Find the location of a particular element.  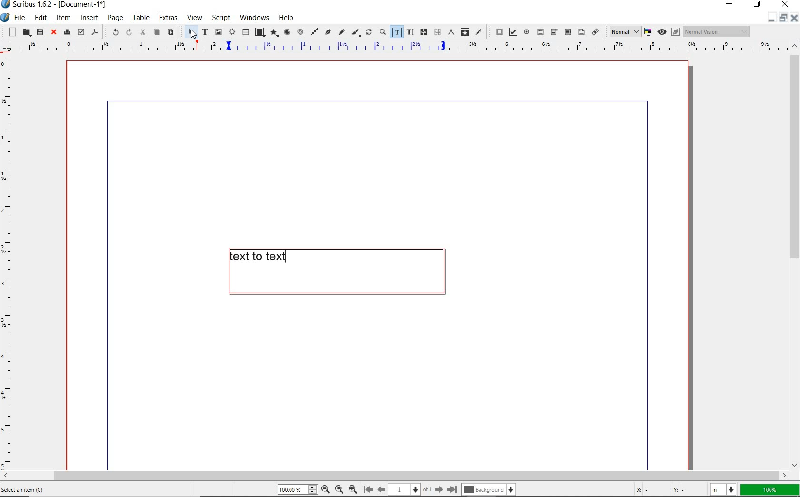

measurements is located at coordinates (450, 32).